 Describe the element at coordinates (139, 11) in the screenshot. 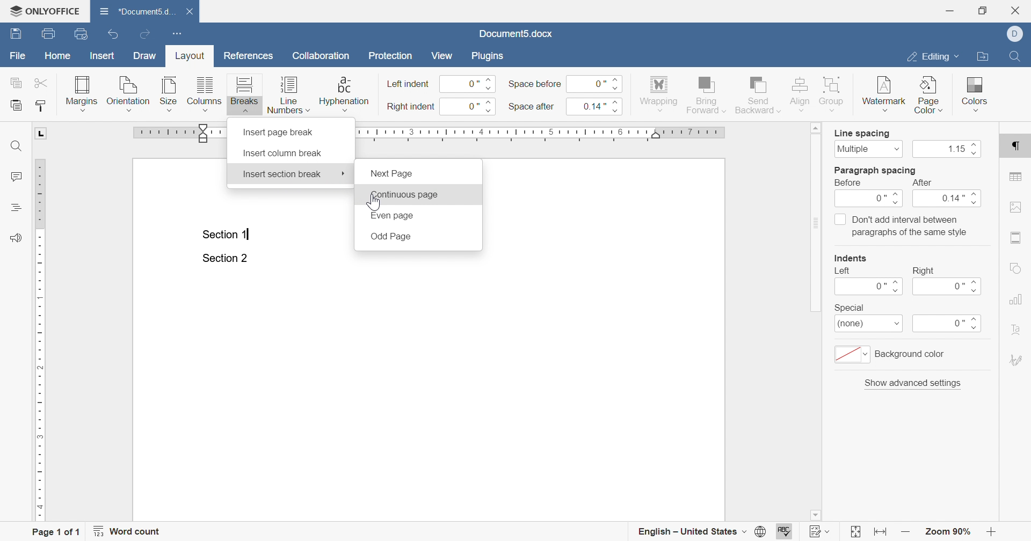

I see `document5.d` at that location.